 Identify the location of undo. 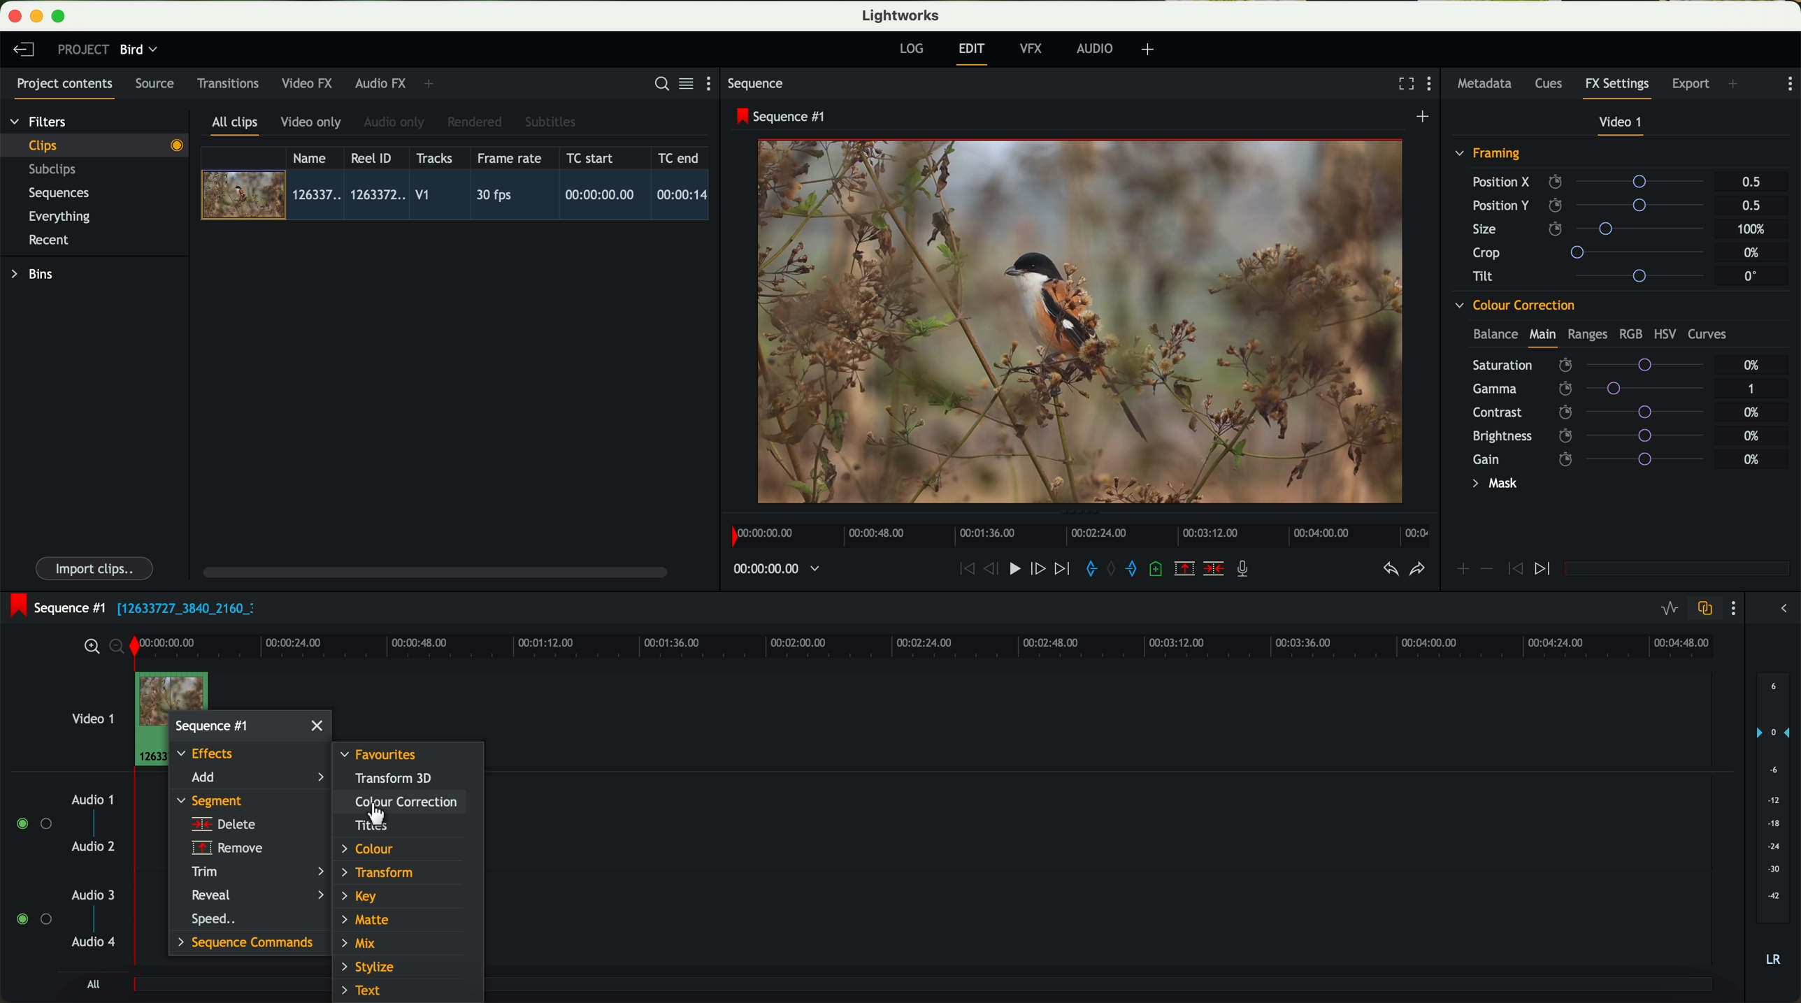
(1389, 570).